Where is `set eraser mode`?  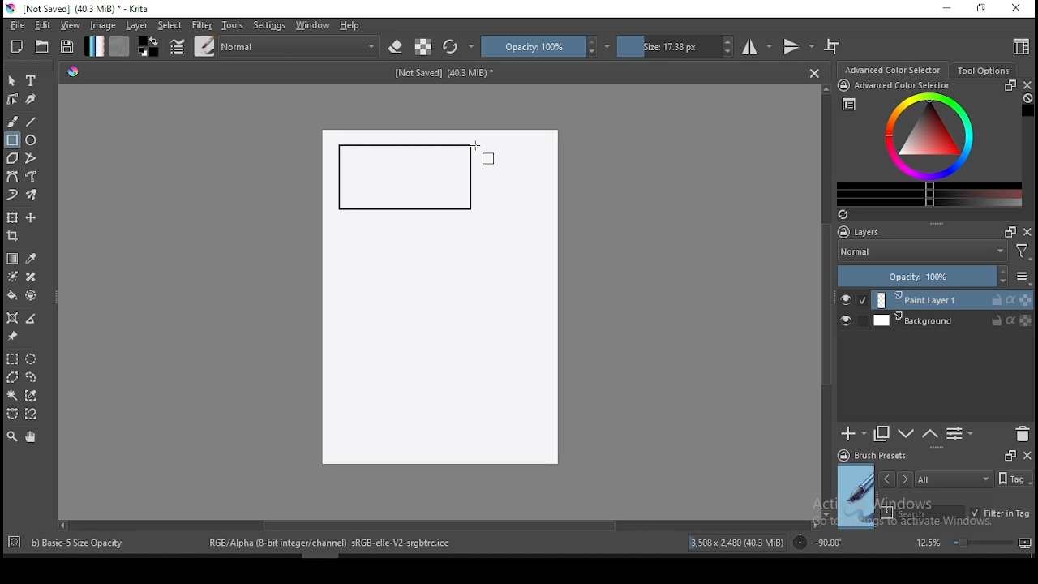 set eraser mode is located at coordinates (397, 47).